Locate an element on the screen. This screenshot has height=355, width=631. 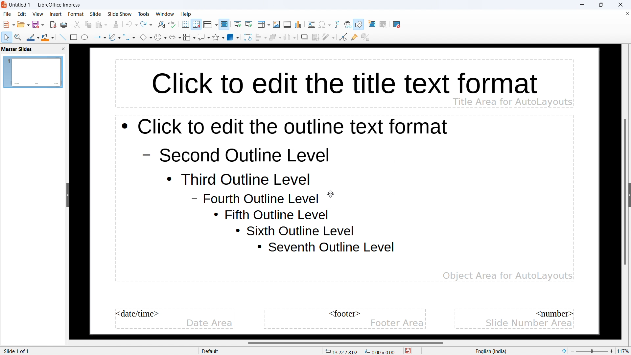
zoom factor is located at coordinates (624, 350).